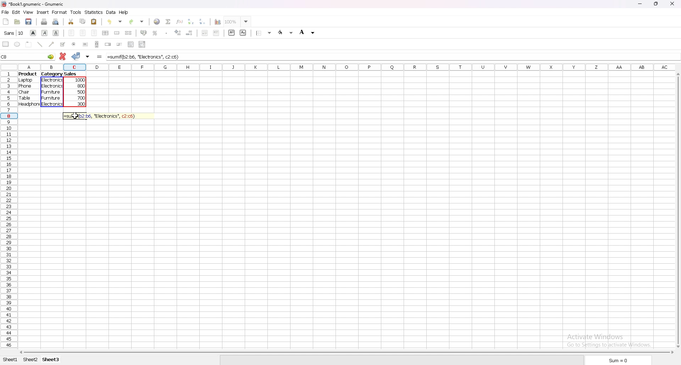 The width and height of the screenshot is (681, 365). What do you see at coordinates (106, 33) in the screenshot?
I see `centre horizontally` at bounding box center [106, 33].